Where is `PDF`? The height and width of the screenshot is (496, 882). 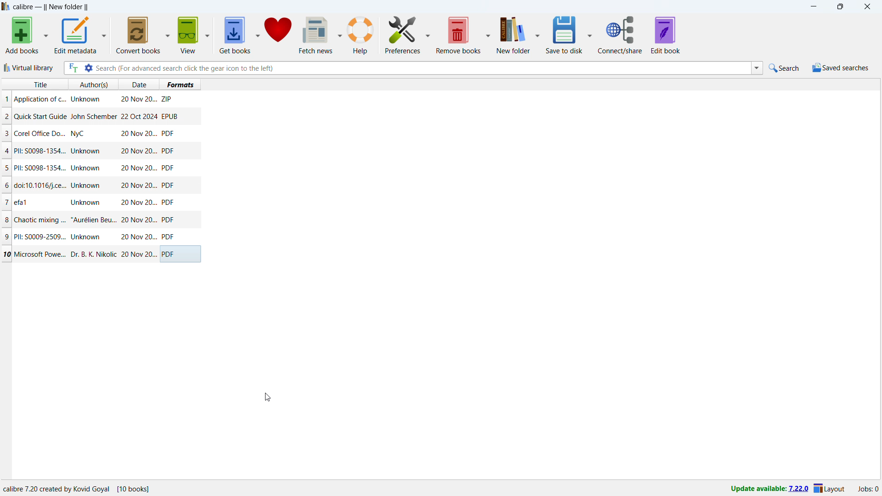
PDF is located at coordinates (169, 186).